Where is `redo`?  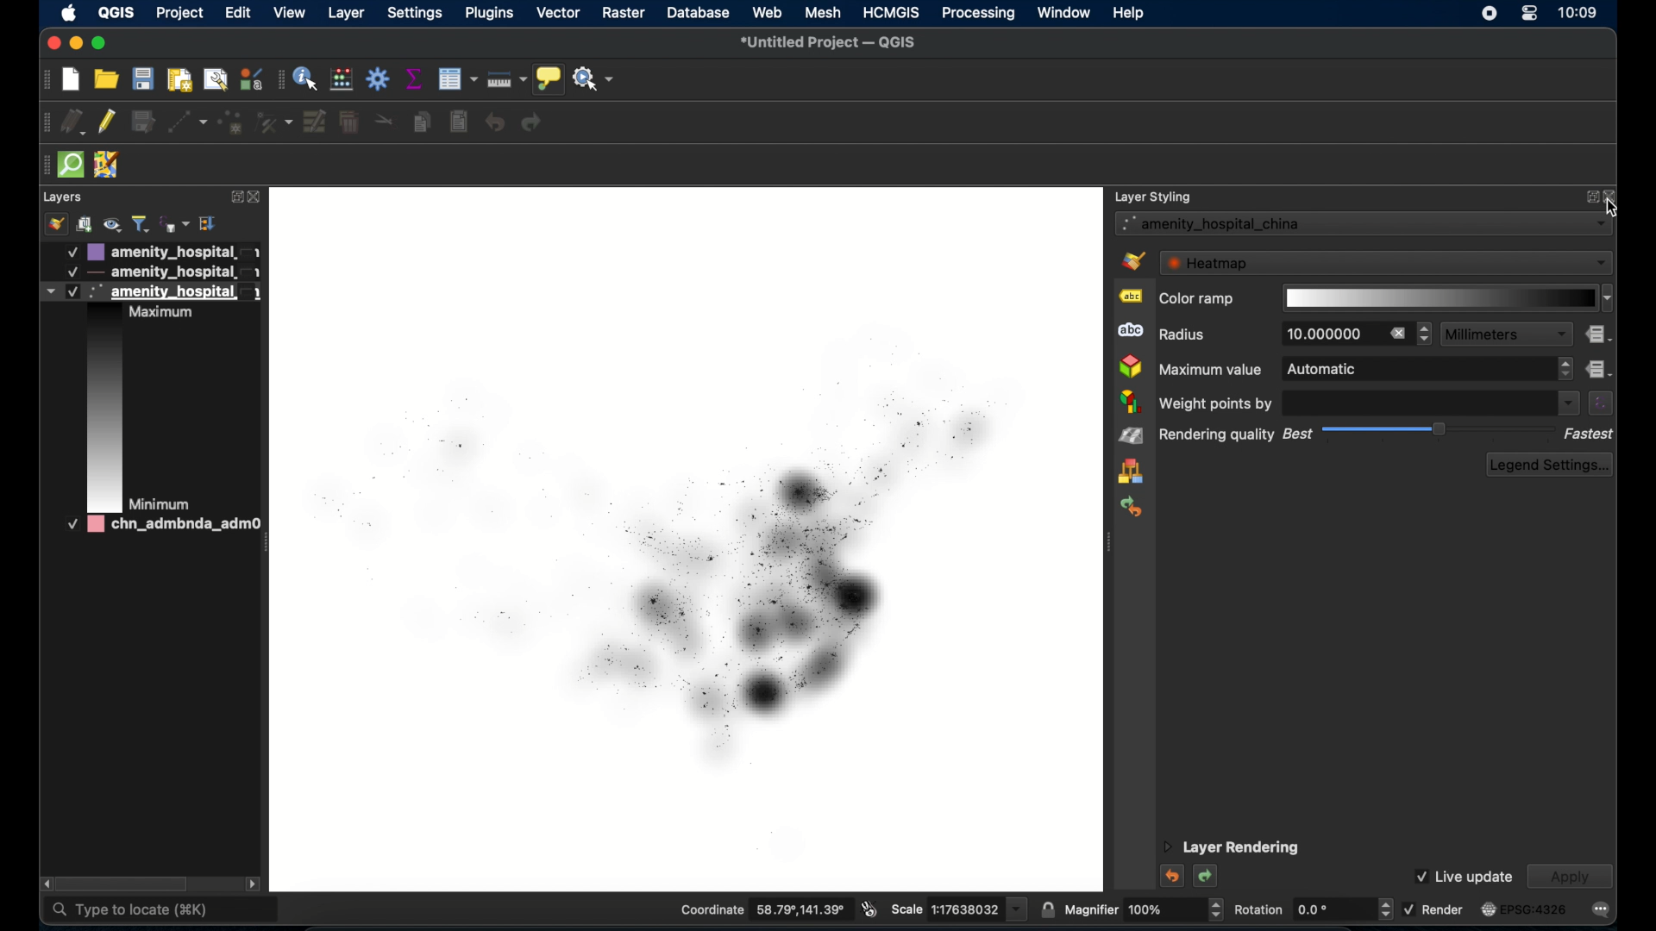
redo is located at coordinates (532, 125).